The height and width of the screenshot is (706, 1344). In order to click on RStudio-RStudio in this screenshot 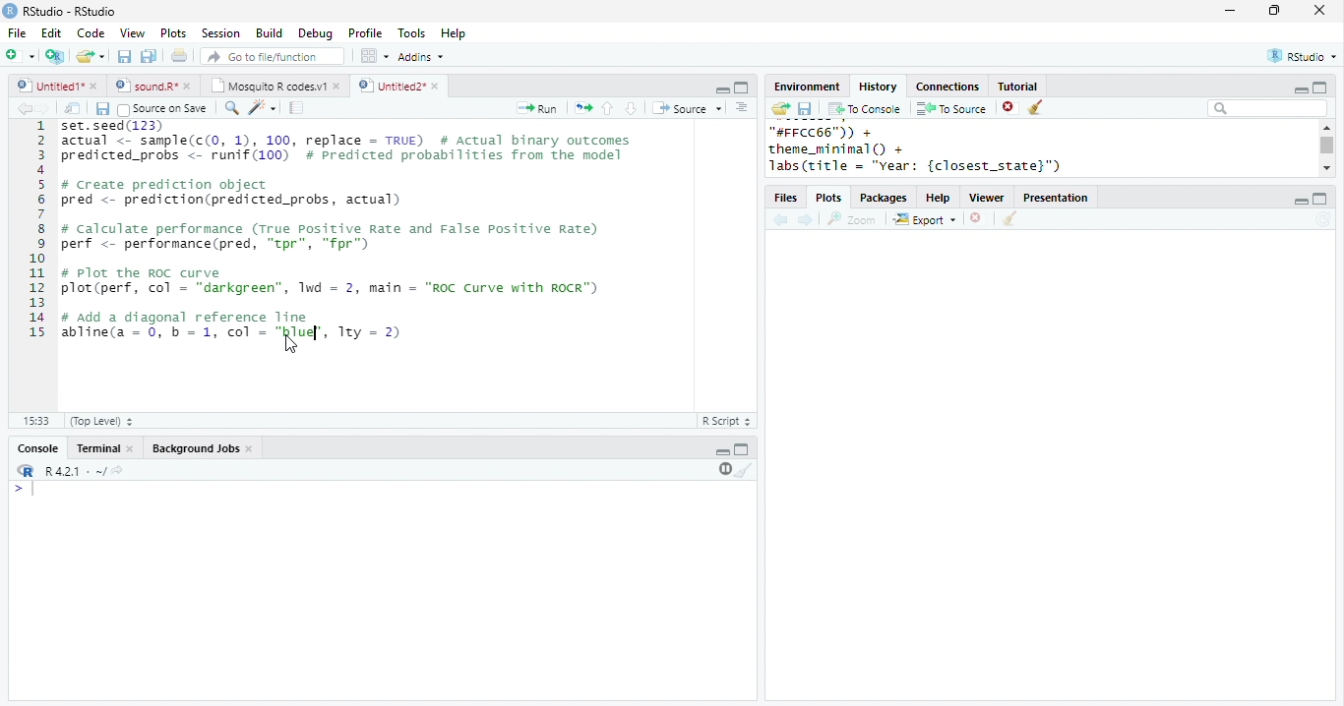, I will do `click(74, 12)`.